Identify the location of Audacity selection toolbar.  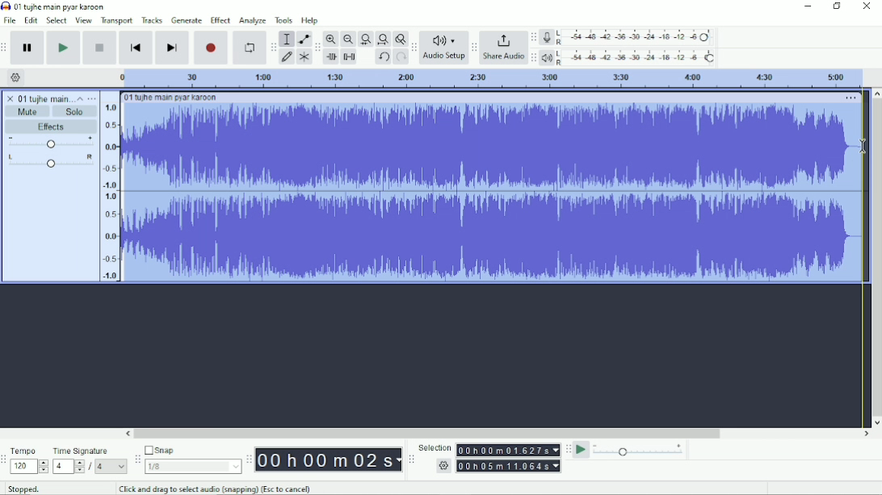
(411, 460).